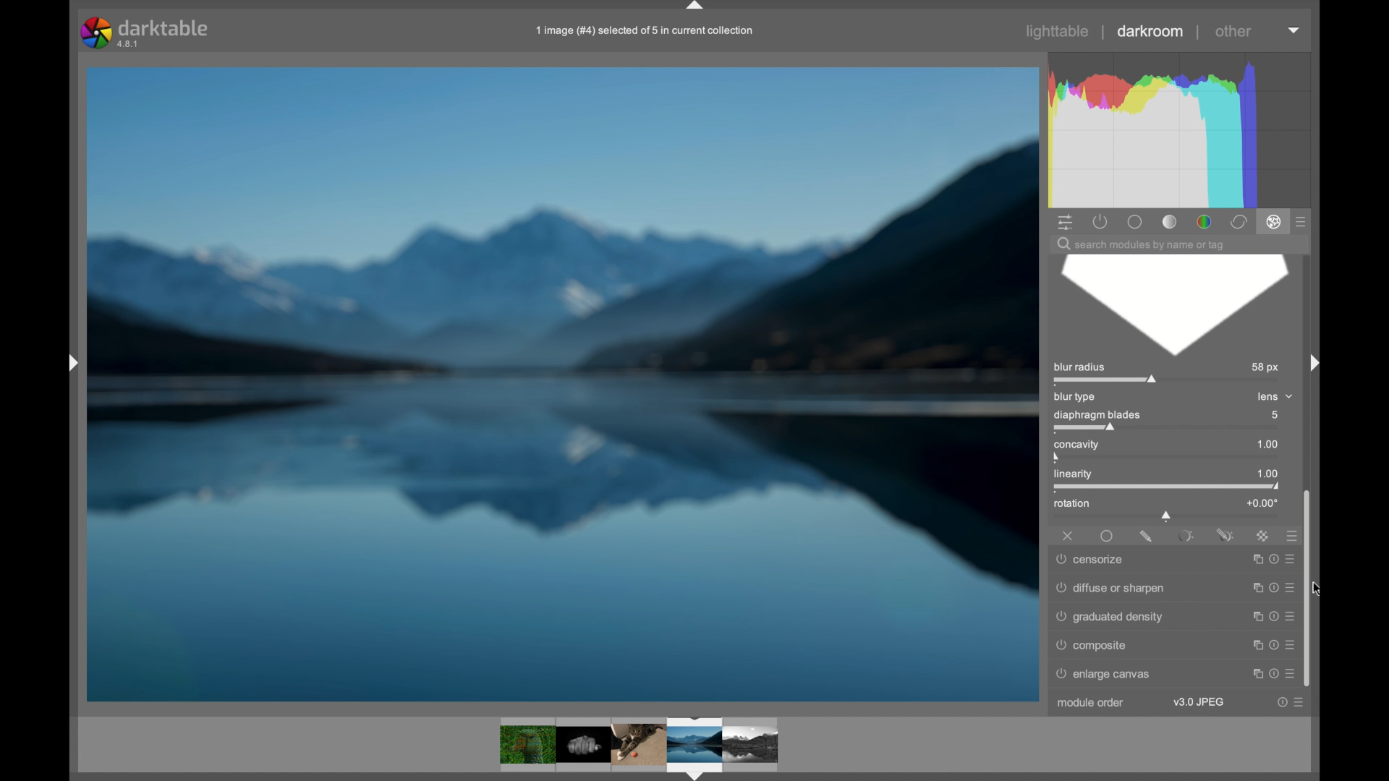 The height and width of the screenshot is (781, 1389). I want to click on diffuse or sharpen, so click(1110, 586).